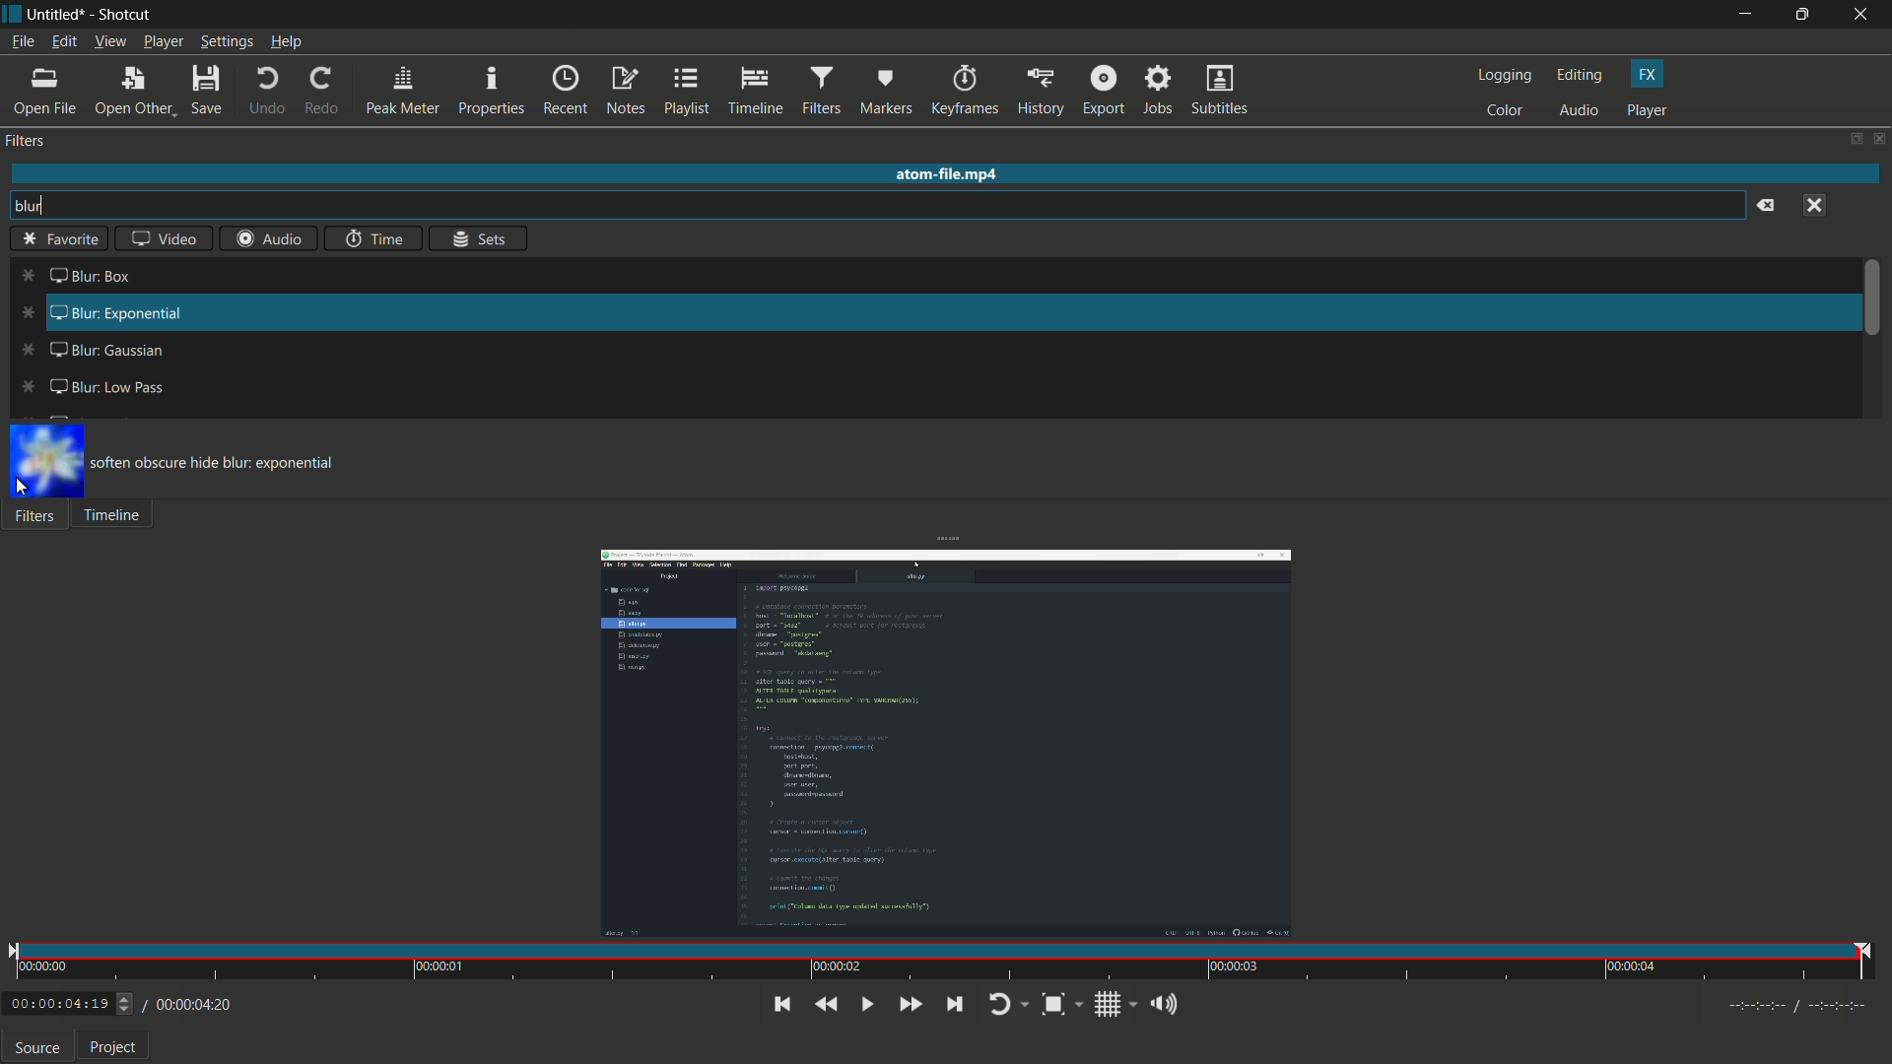  Describe the element at coordinates (400, 93) in the screenshot. I see `peak meter` at that location.